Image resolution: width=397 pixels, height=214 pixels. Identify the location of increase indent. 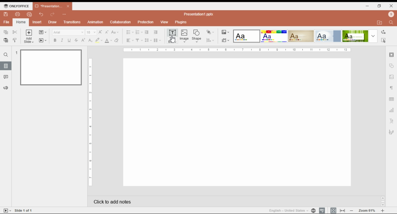
(155, 32).